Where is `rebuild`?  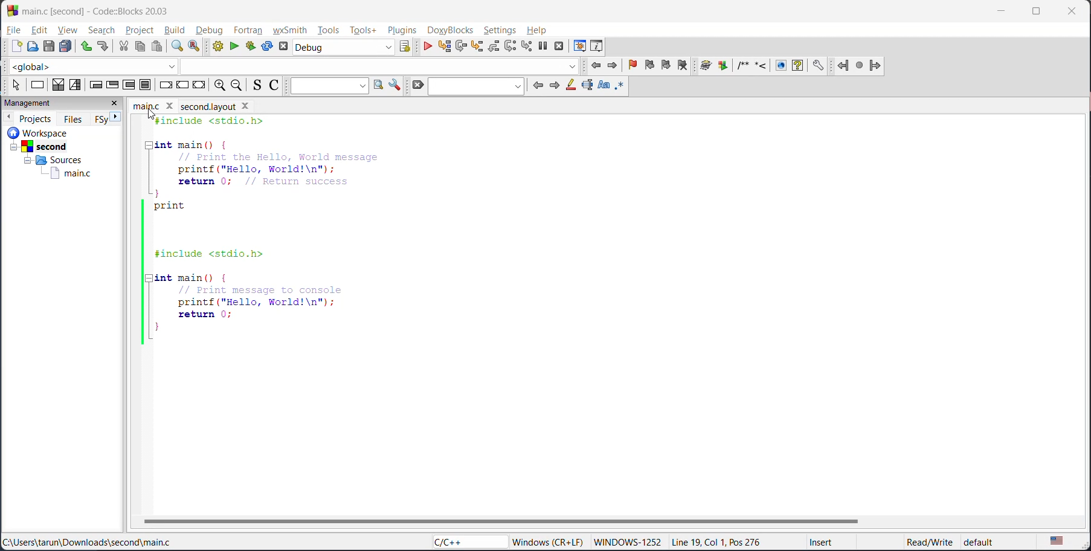
rebuild is located at coordinates (266, 47).